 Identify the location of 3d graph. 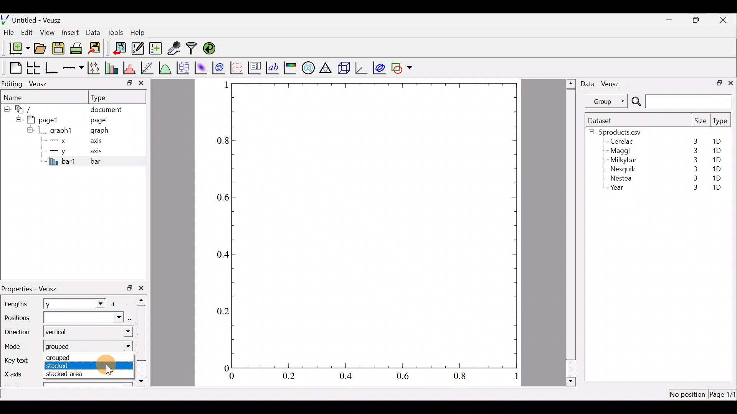
(361, 67).